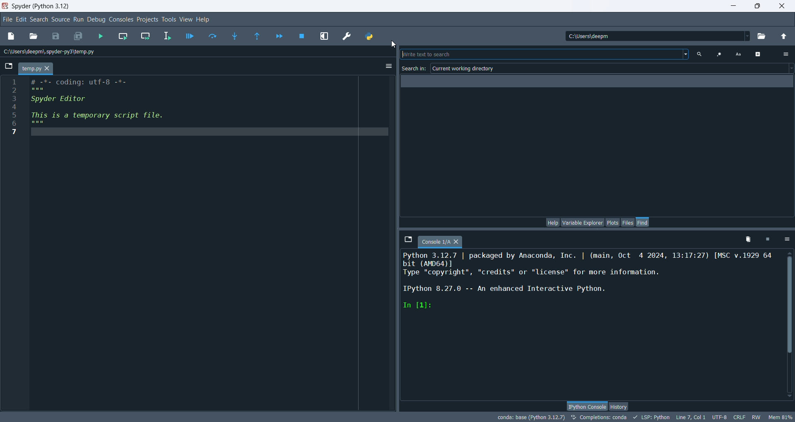  I want to click on close, so click(780, 7).